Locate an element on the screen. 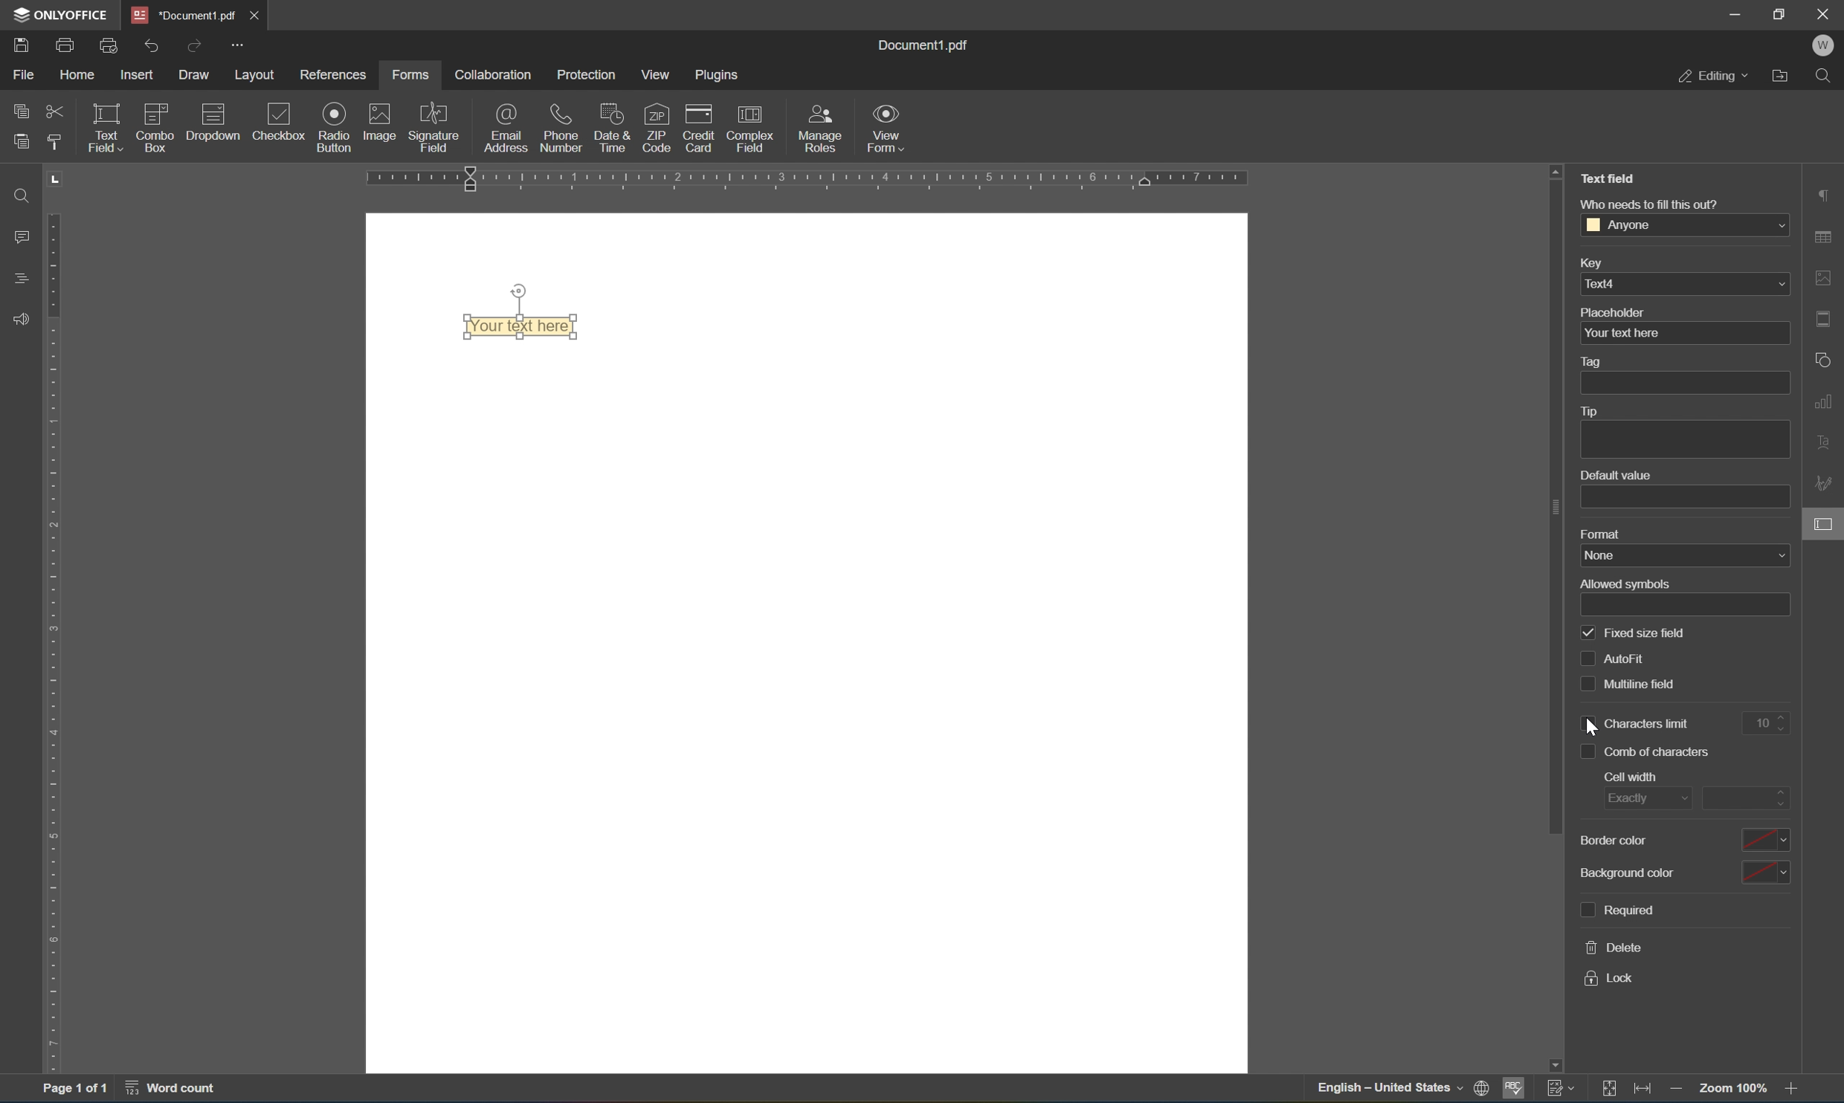 The width and height of the screenshot is (1844, 1103). zoom 100% is located at coordinates (1732, 1090).